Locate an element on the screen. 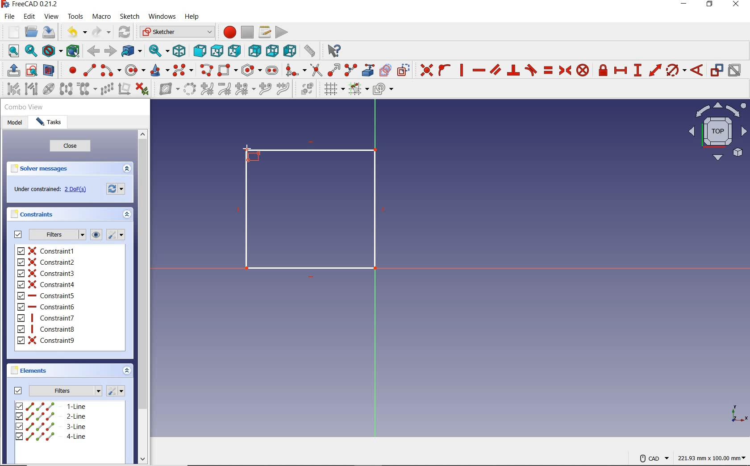 The width and height of the screenshot is (750, 466). close is located at coordinates (70, 147).